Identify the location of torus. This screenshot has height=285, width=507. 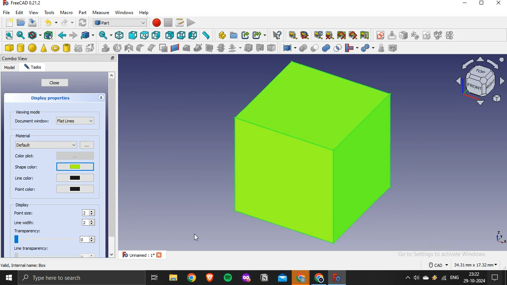
(55, 48).